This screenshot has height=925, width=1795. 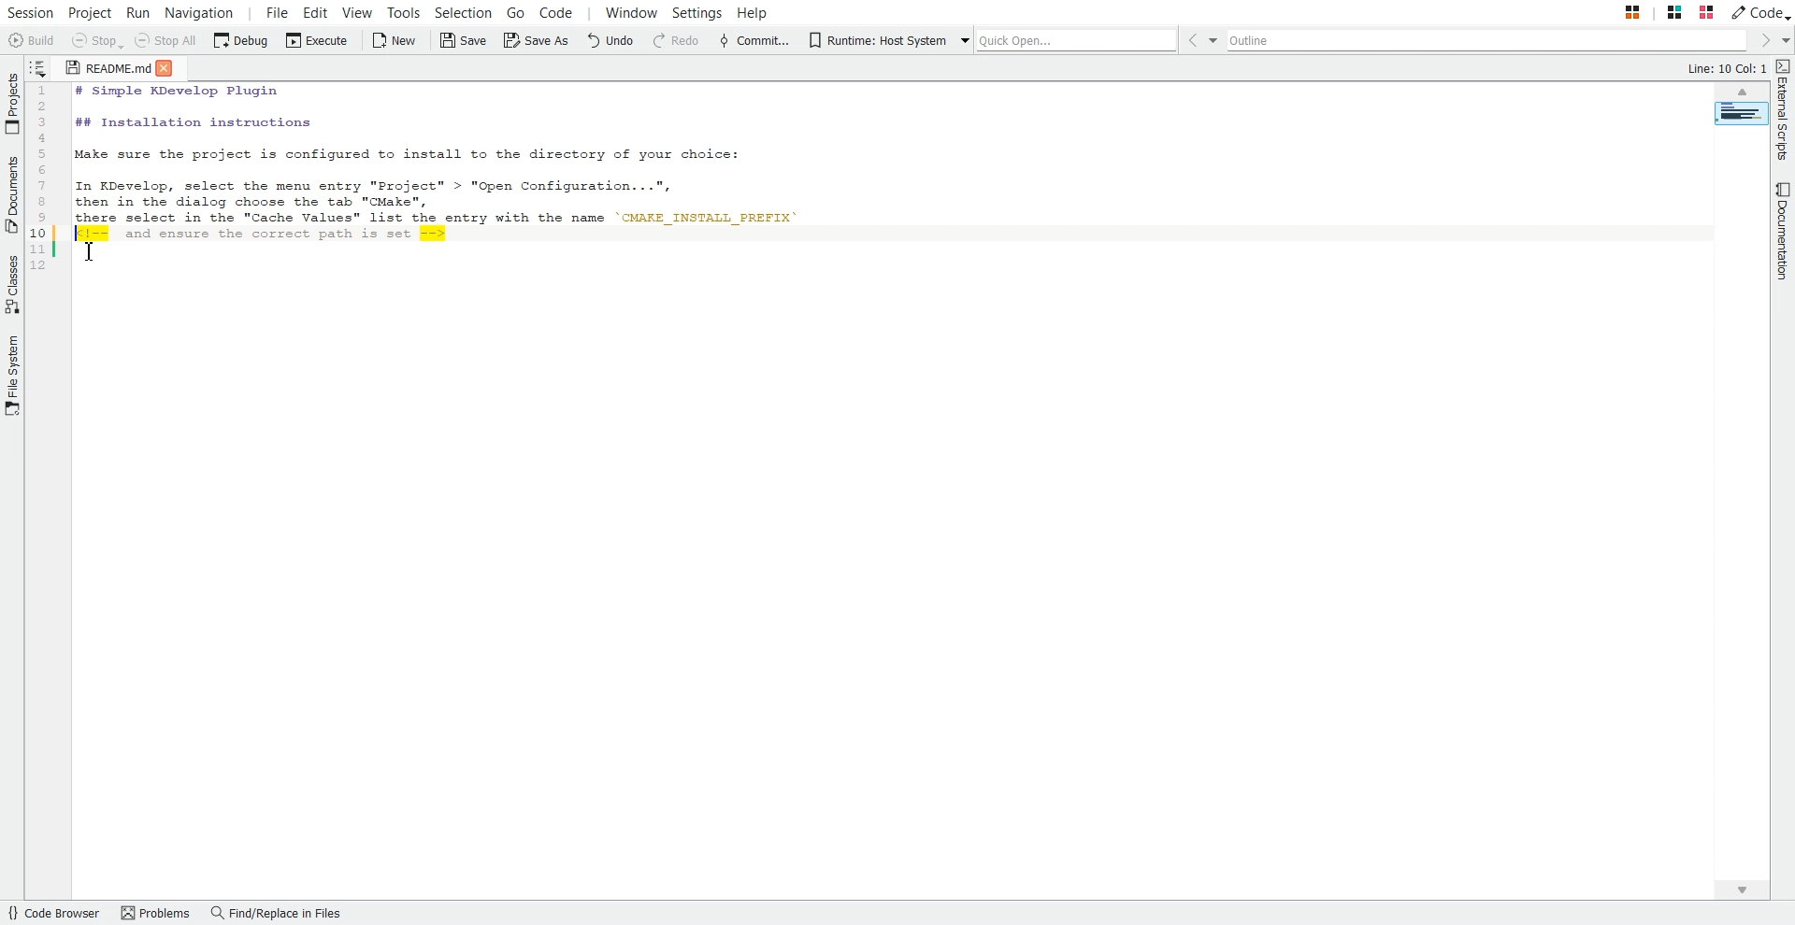 I want to click on Classes, so click(x=12, y=285).